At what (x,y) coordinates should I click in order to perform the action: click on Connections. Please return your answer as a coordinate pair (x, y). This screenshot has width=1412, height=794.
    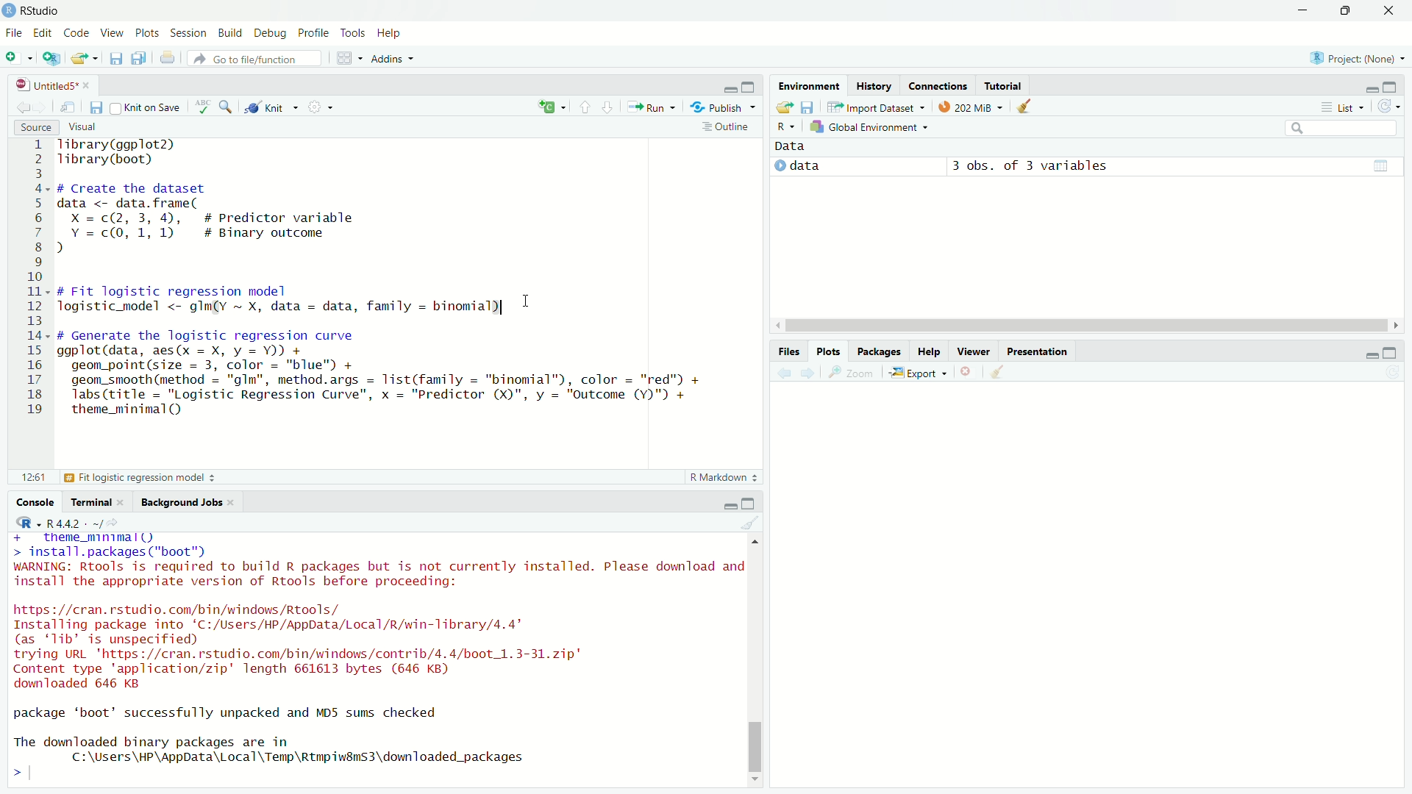
    Looking at the image, I should click on (938, 85).